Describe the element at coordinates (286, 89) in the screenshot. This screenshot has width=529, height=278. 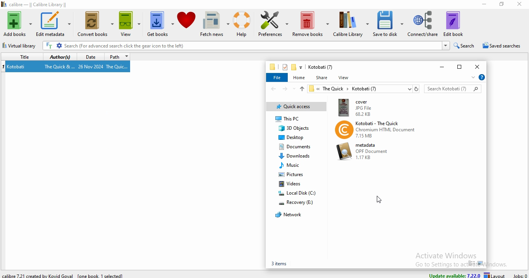
I see `forward file path` at that location.